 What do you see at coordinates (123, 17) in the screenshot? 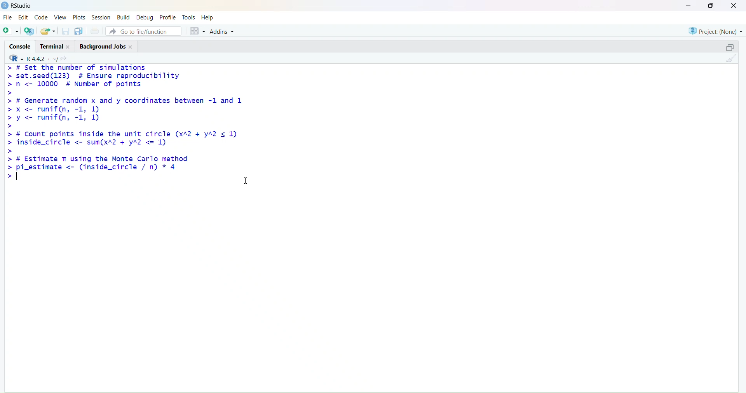
I see `Build` at bounding box center [123, 17].